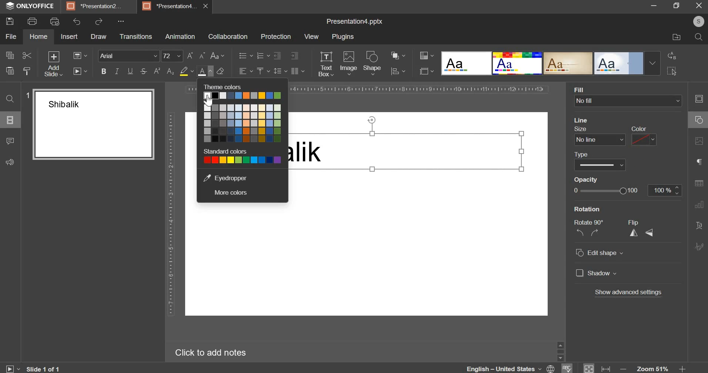 Image resolution: width=708 pixels, height=373 pixels. Describe the element at coordinates (295, 56) in the screenshot. I see `increase indent` at that location.